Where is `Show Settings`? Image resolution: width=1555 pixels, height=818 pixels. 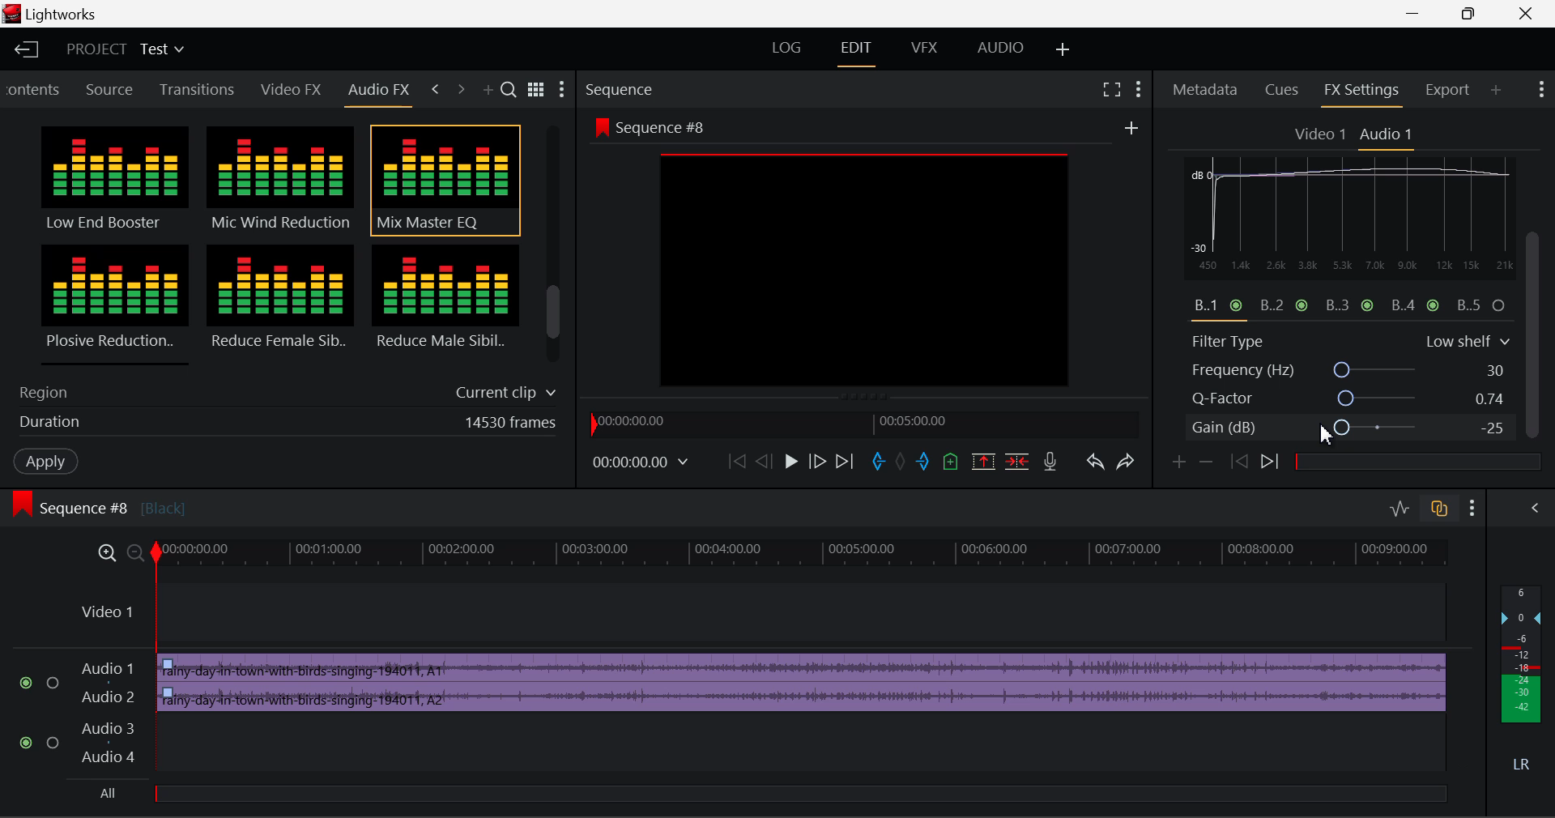 Show Settings is located at coordinates (1476, 509).